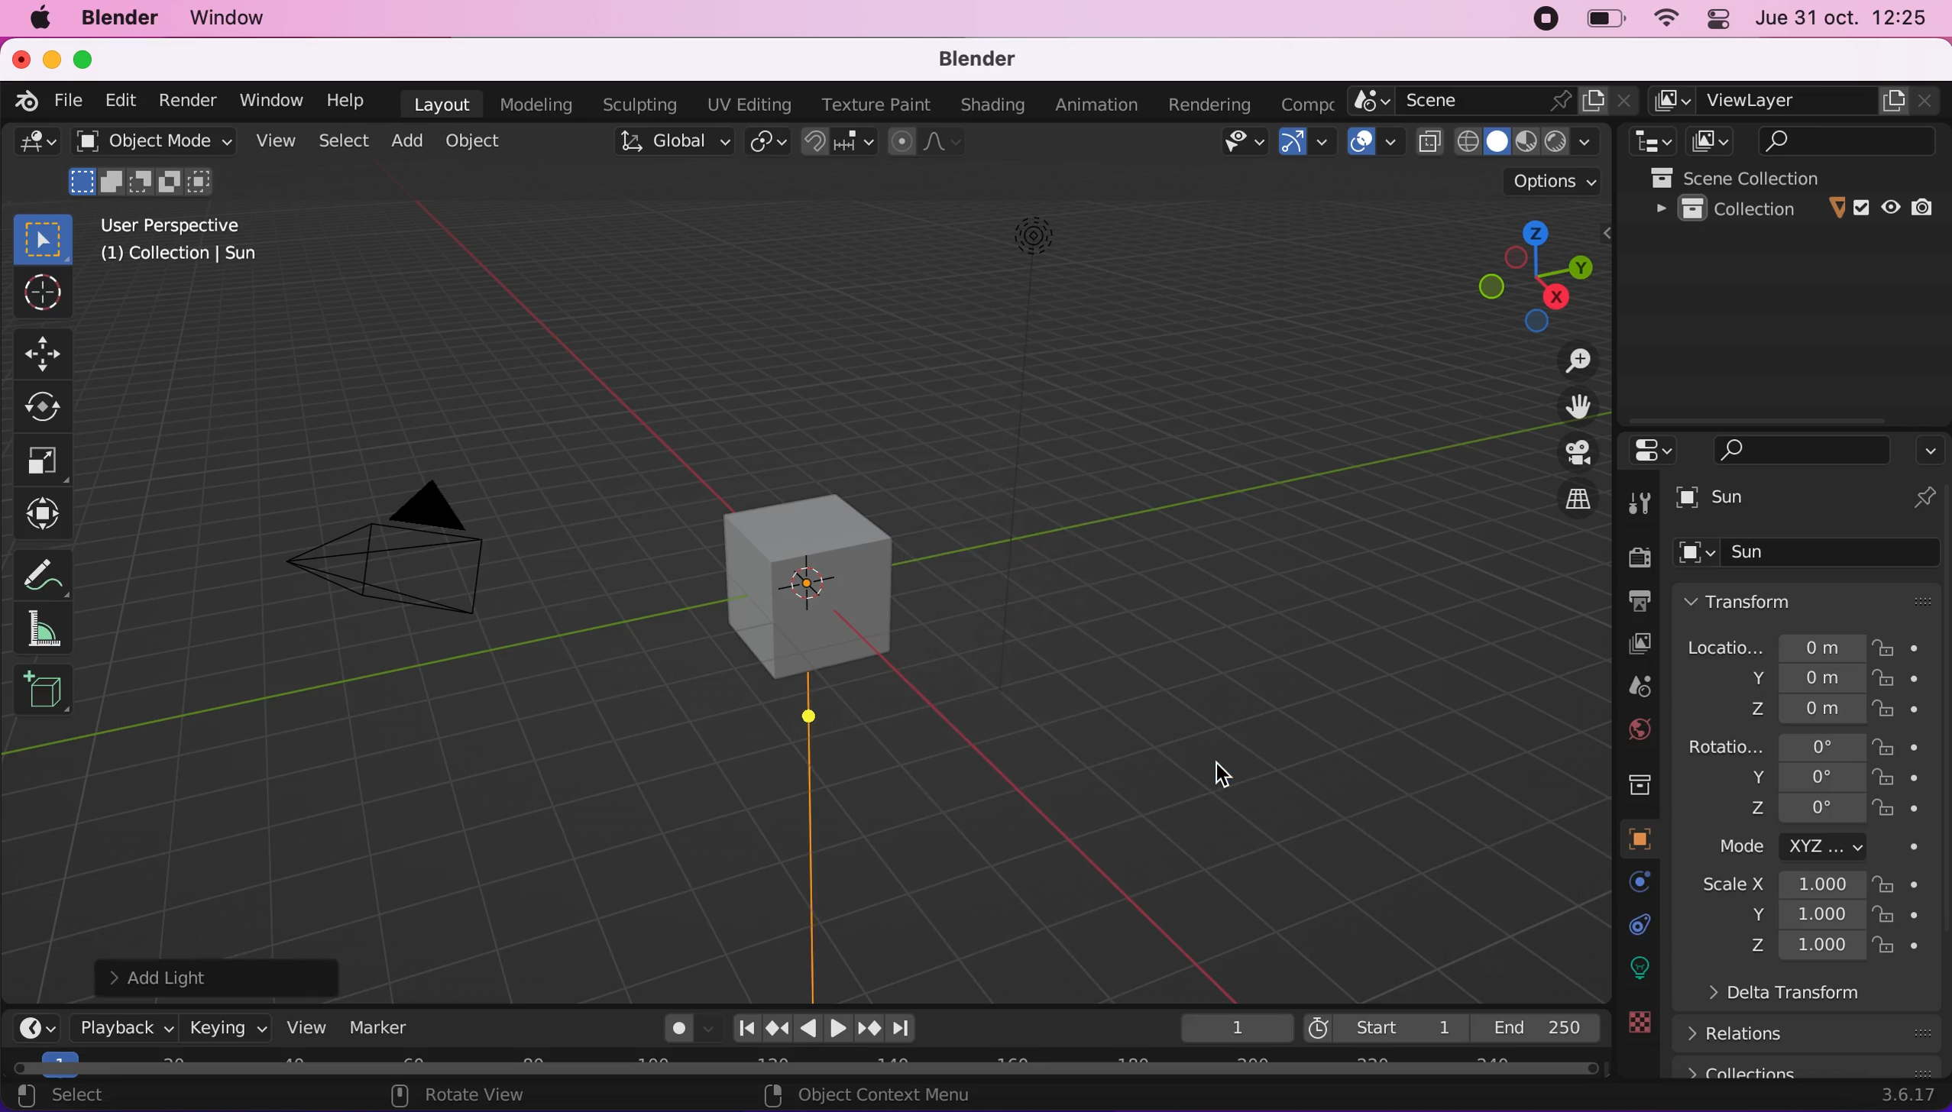 This screenshot has height=1112, width=1952. I want to click on mac logo, so click(41, 21).